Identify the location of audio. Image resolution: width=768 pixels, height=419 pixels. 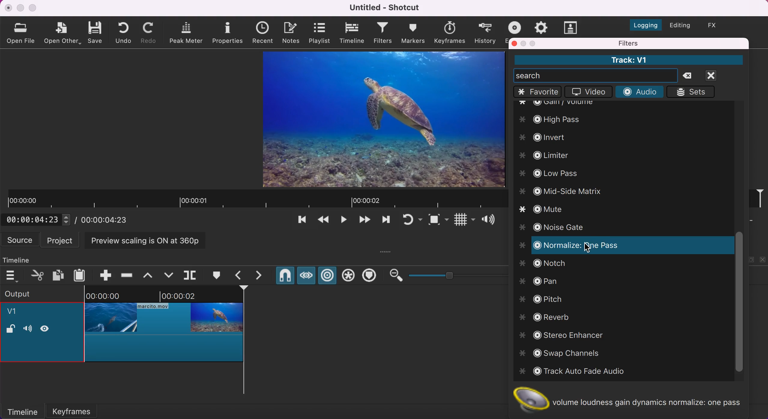
(639, 91).